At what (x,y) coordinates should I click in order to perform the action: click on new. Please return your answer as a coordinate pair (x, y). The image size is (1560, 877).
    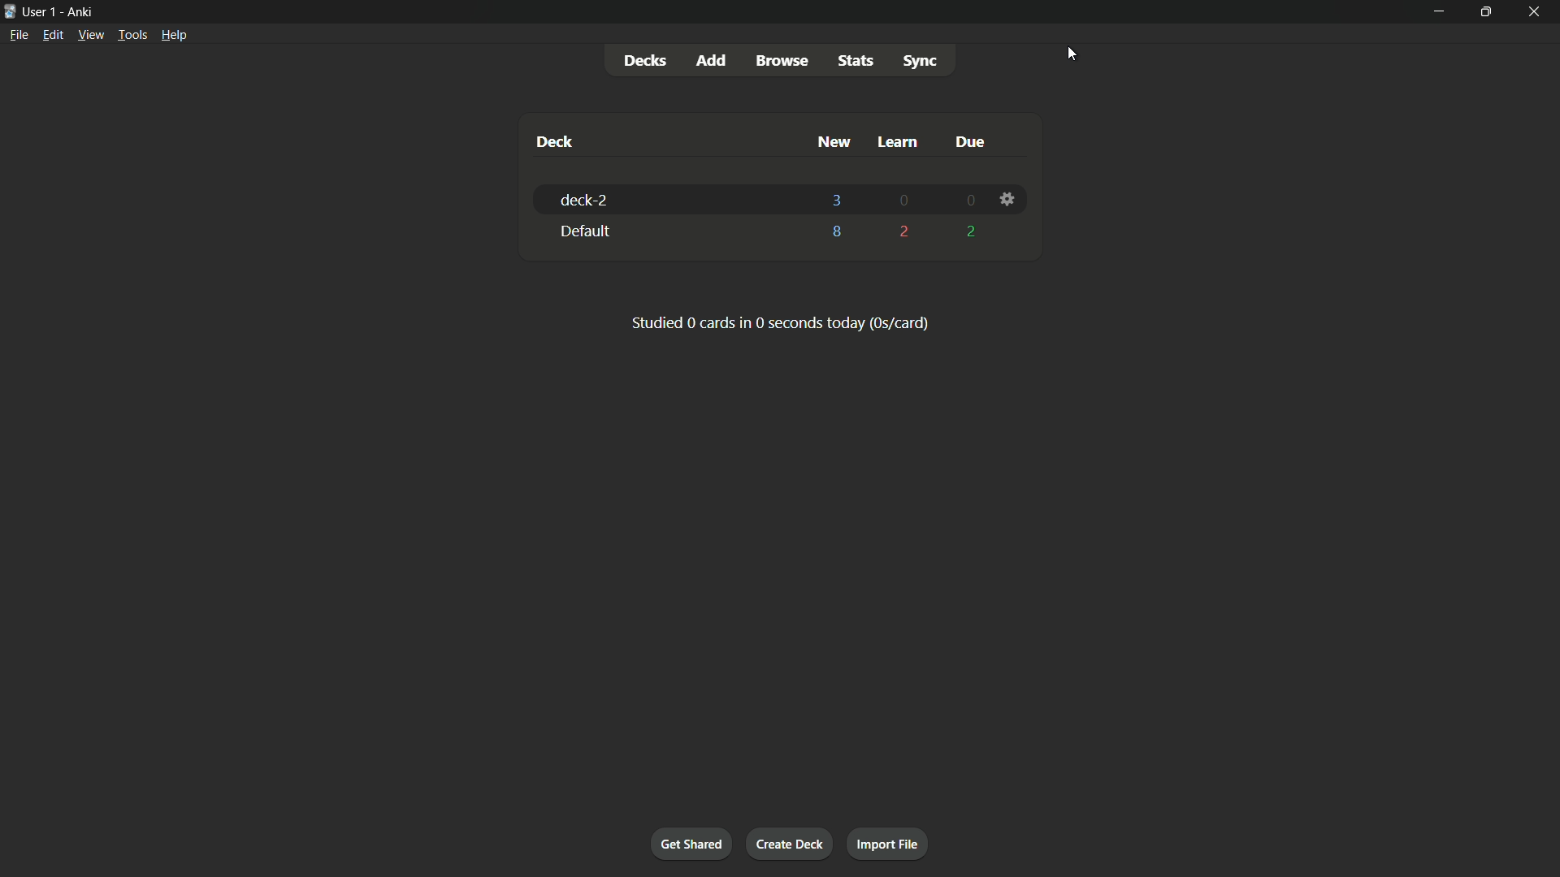
    Looking at the image, I should click on (833, 142).